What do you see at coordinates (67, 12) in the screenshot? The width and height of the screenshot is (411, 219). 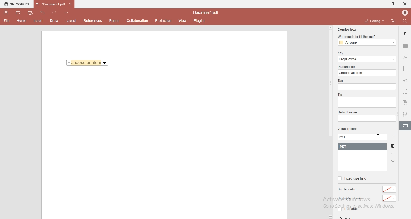 I see `customise quick access toolbar` at bounding box center [67, 12].